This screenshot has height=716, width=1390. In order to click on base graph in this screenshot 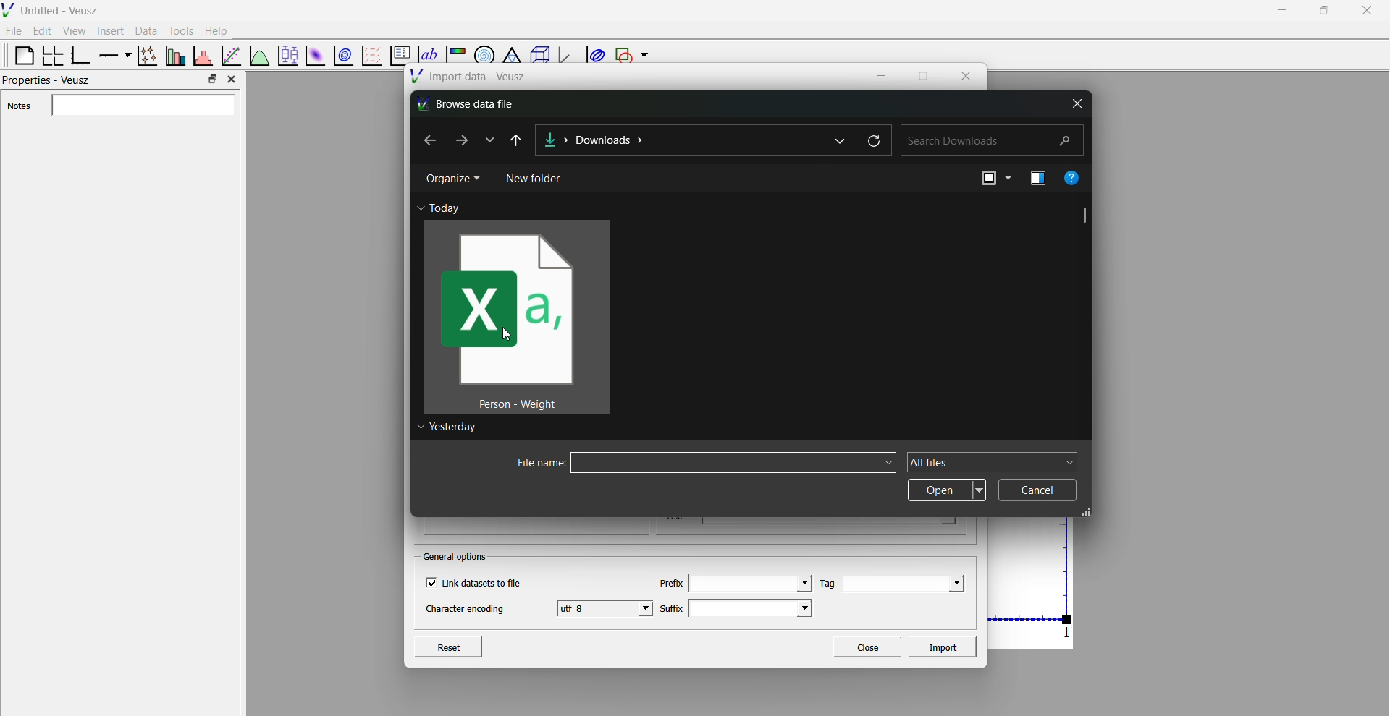, I will do `click(80, 56)`.